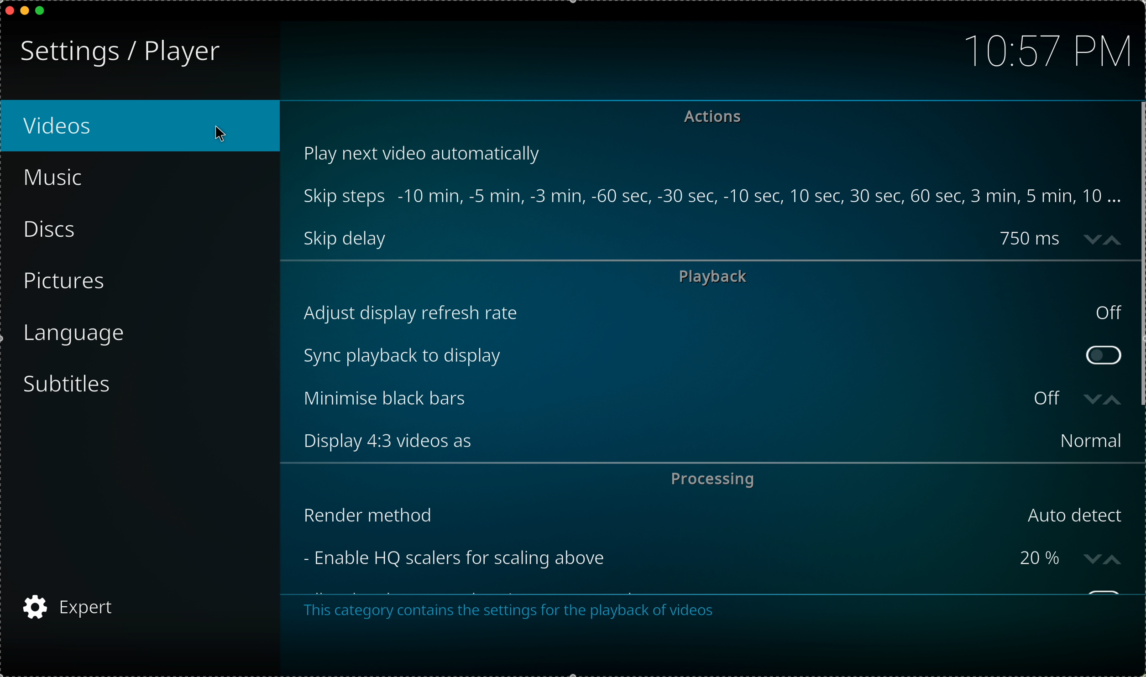  I want to click on adjust display refresh rate  off, so click(711, 313).